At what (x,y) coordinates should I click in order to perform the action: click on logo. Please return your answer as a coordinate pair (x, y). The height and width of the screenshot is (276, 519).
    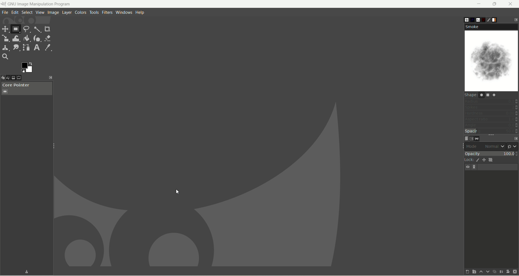
    Looking at the image, I should click on (4, 4).